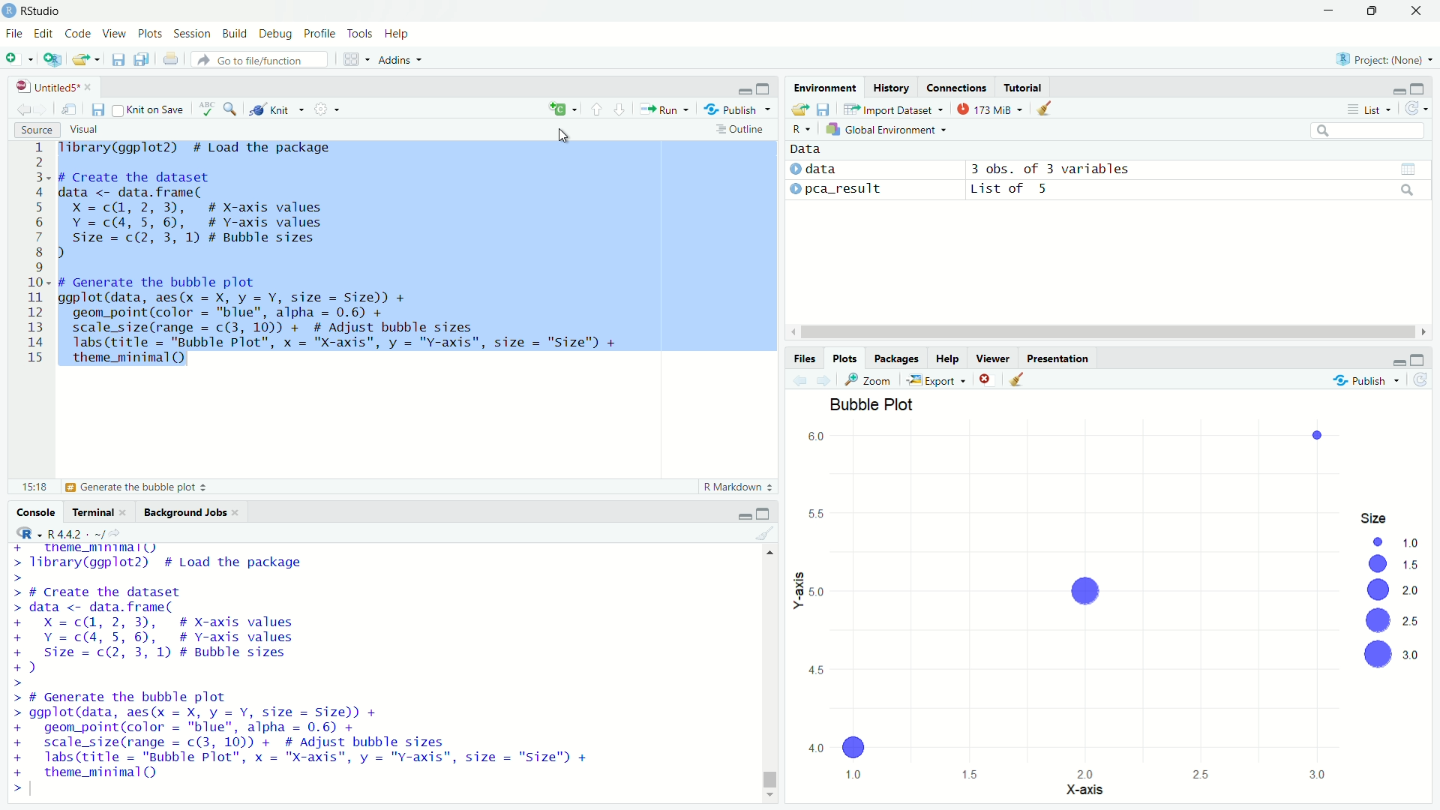 The width and height of the screenshot is (1440, 810). Describe the element at coordinates (120, 58) in the screenshot. I see `save current` at that location.